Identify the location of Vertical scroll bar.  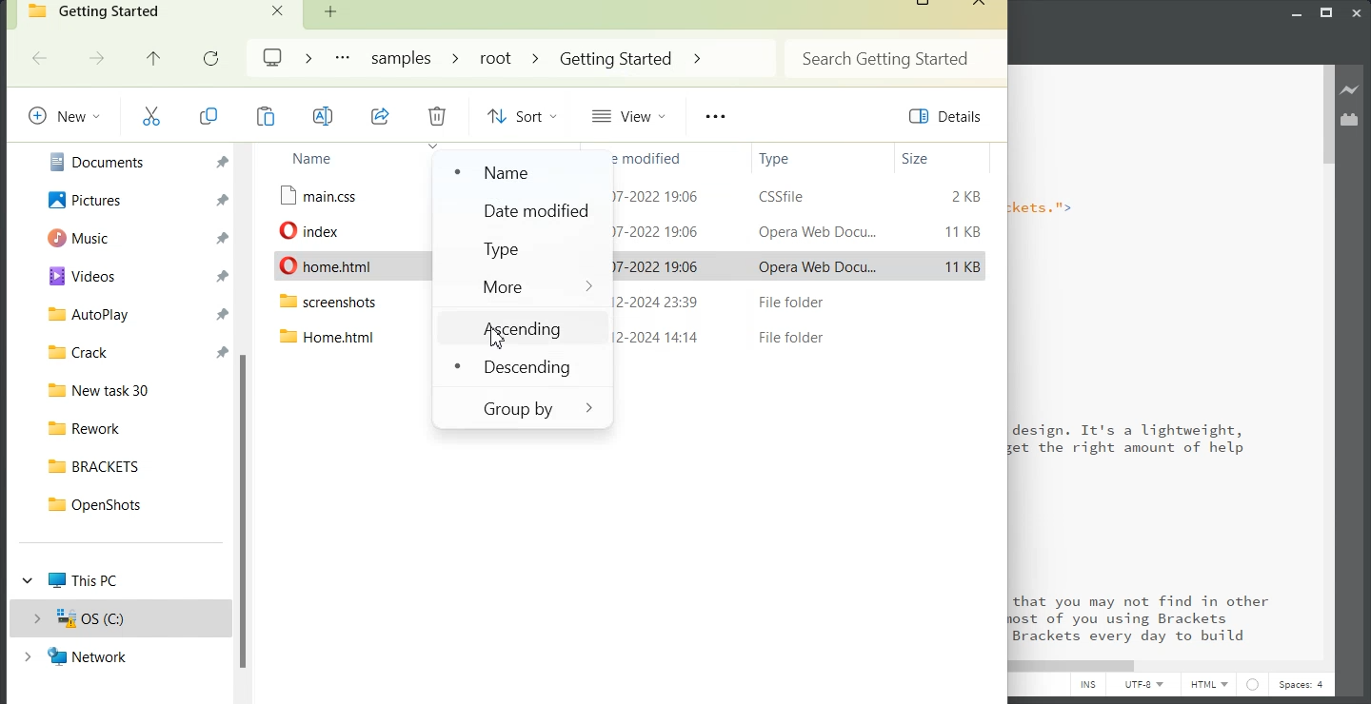
(245, 422).